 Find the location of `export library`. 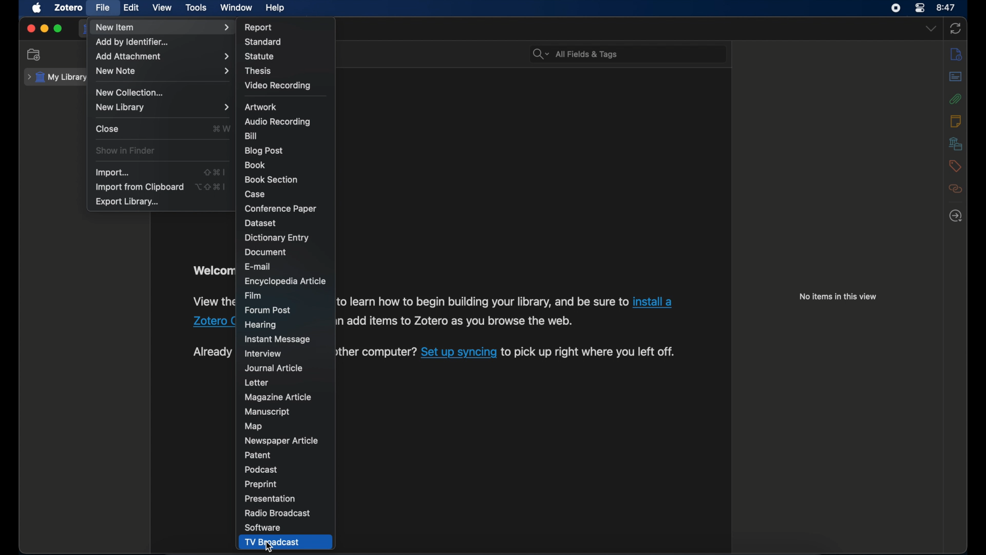

export library is located at coordinates (127, 202).